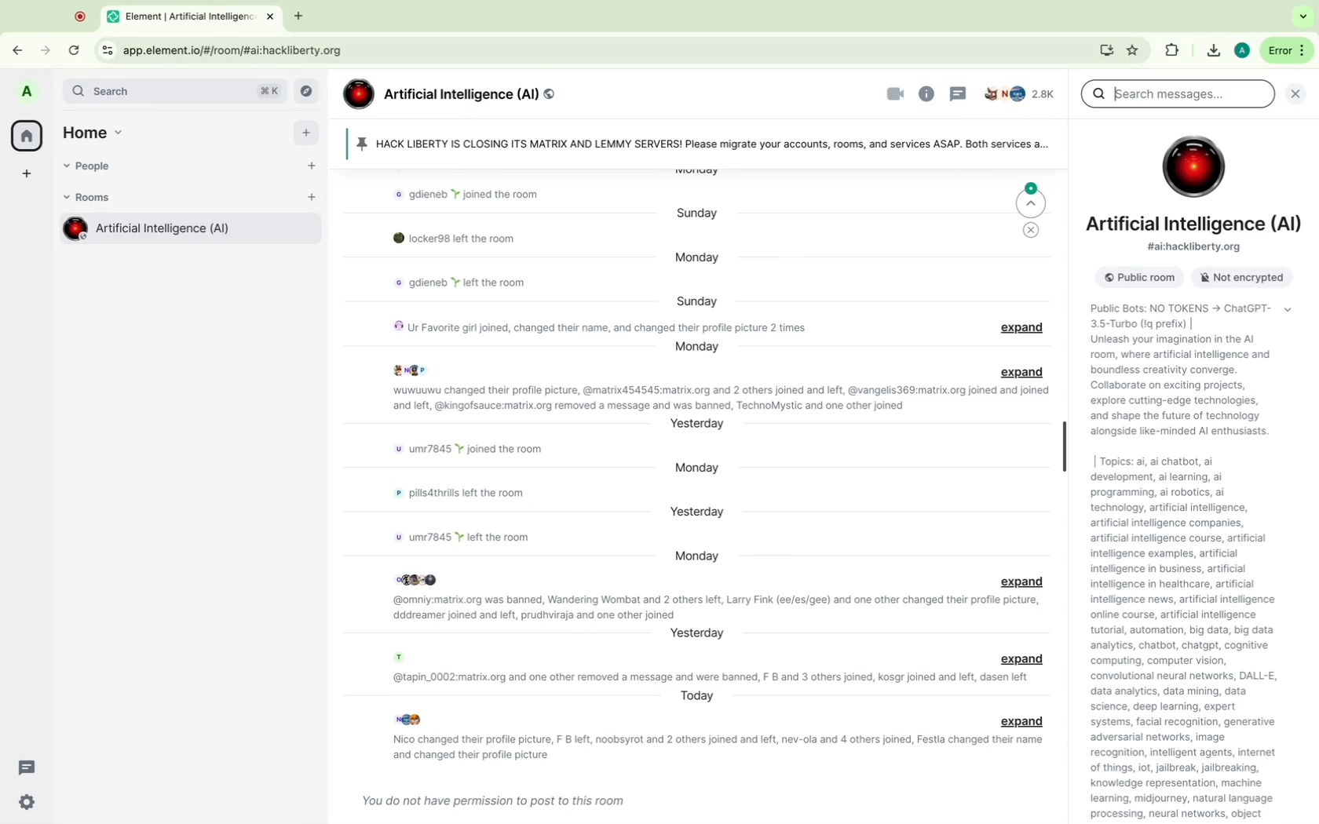 Image resolution: width=1319 pixels, height=824 pixels. Describe the element at coordinates (1032, 199) in the screenshot. I see `jump to first unread message` at that location.